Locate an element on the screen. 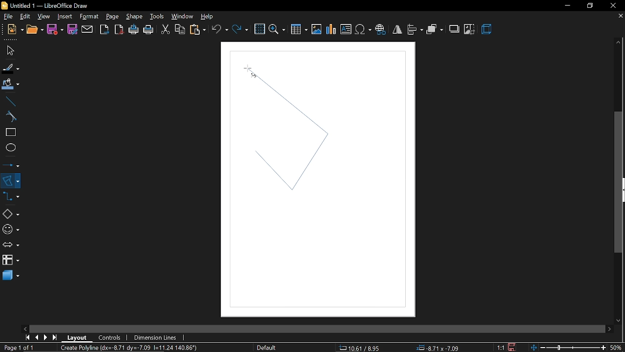  print is located at coordinates (149, 30).